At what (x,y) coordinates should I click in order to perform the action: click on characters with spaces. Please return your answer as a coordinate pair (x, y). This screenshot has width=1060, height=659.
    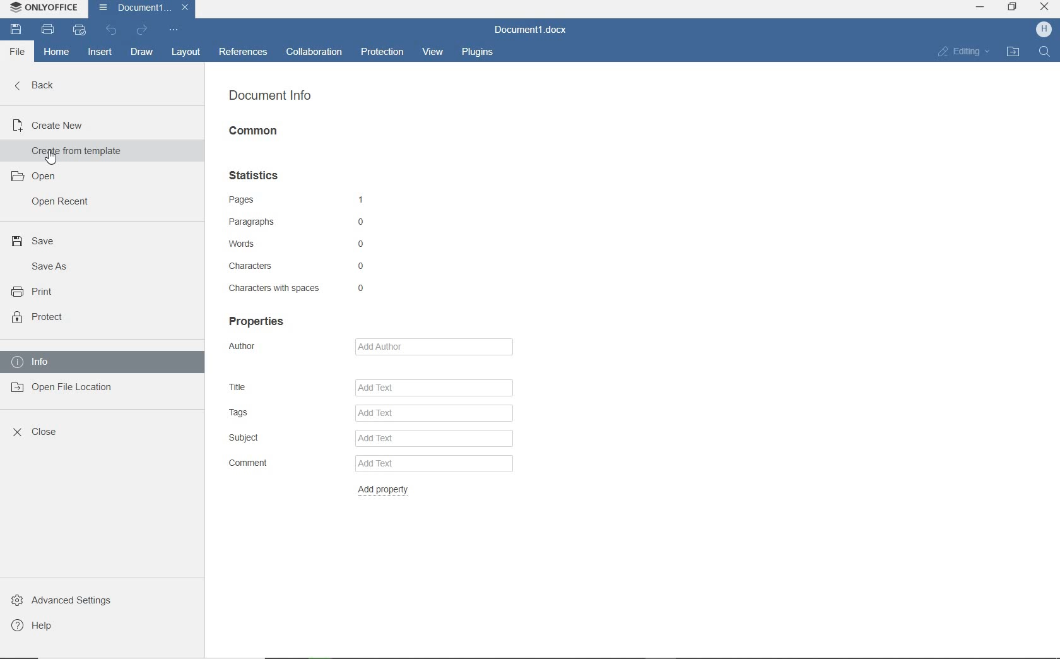
    Looking at the image, I should click on (298, 287).